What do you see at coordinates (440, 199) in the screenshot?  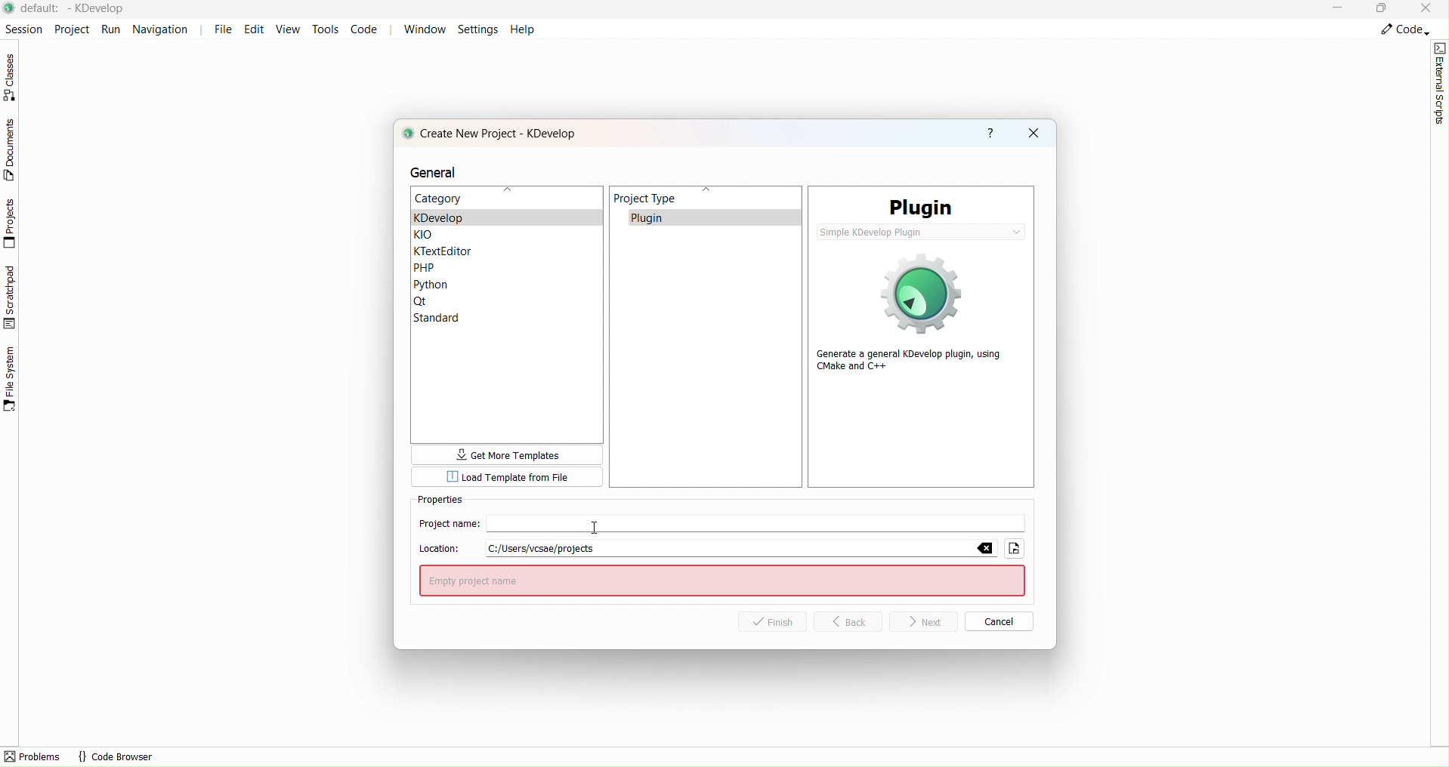 I see `Category` at bounding box center [440, 199].